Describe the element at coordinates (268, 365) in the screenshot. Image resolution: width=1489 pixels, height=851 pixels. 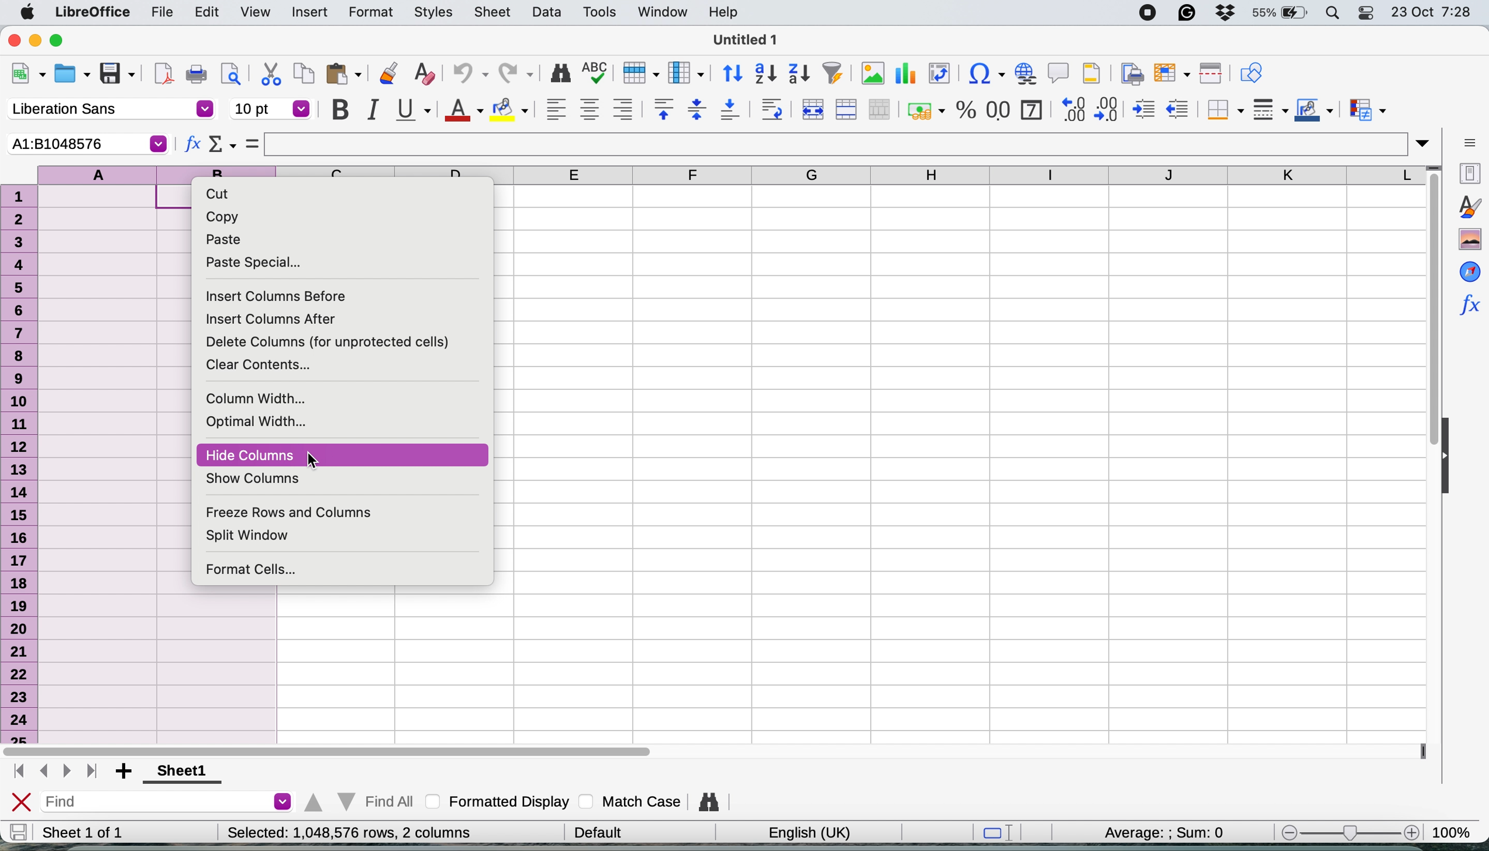
I see `clear contents` at that location.